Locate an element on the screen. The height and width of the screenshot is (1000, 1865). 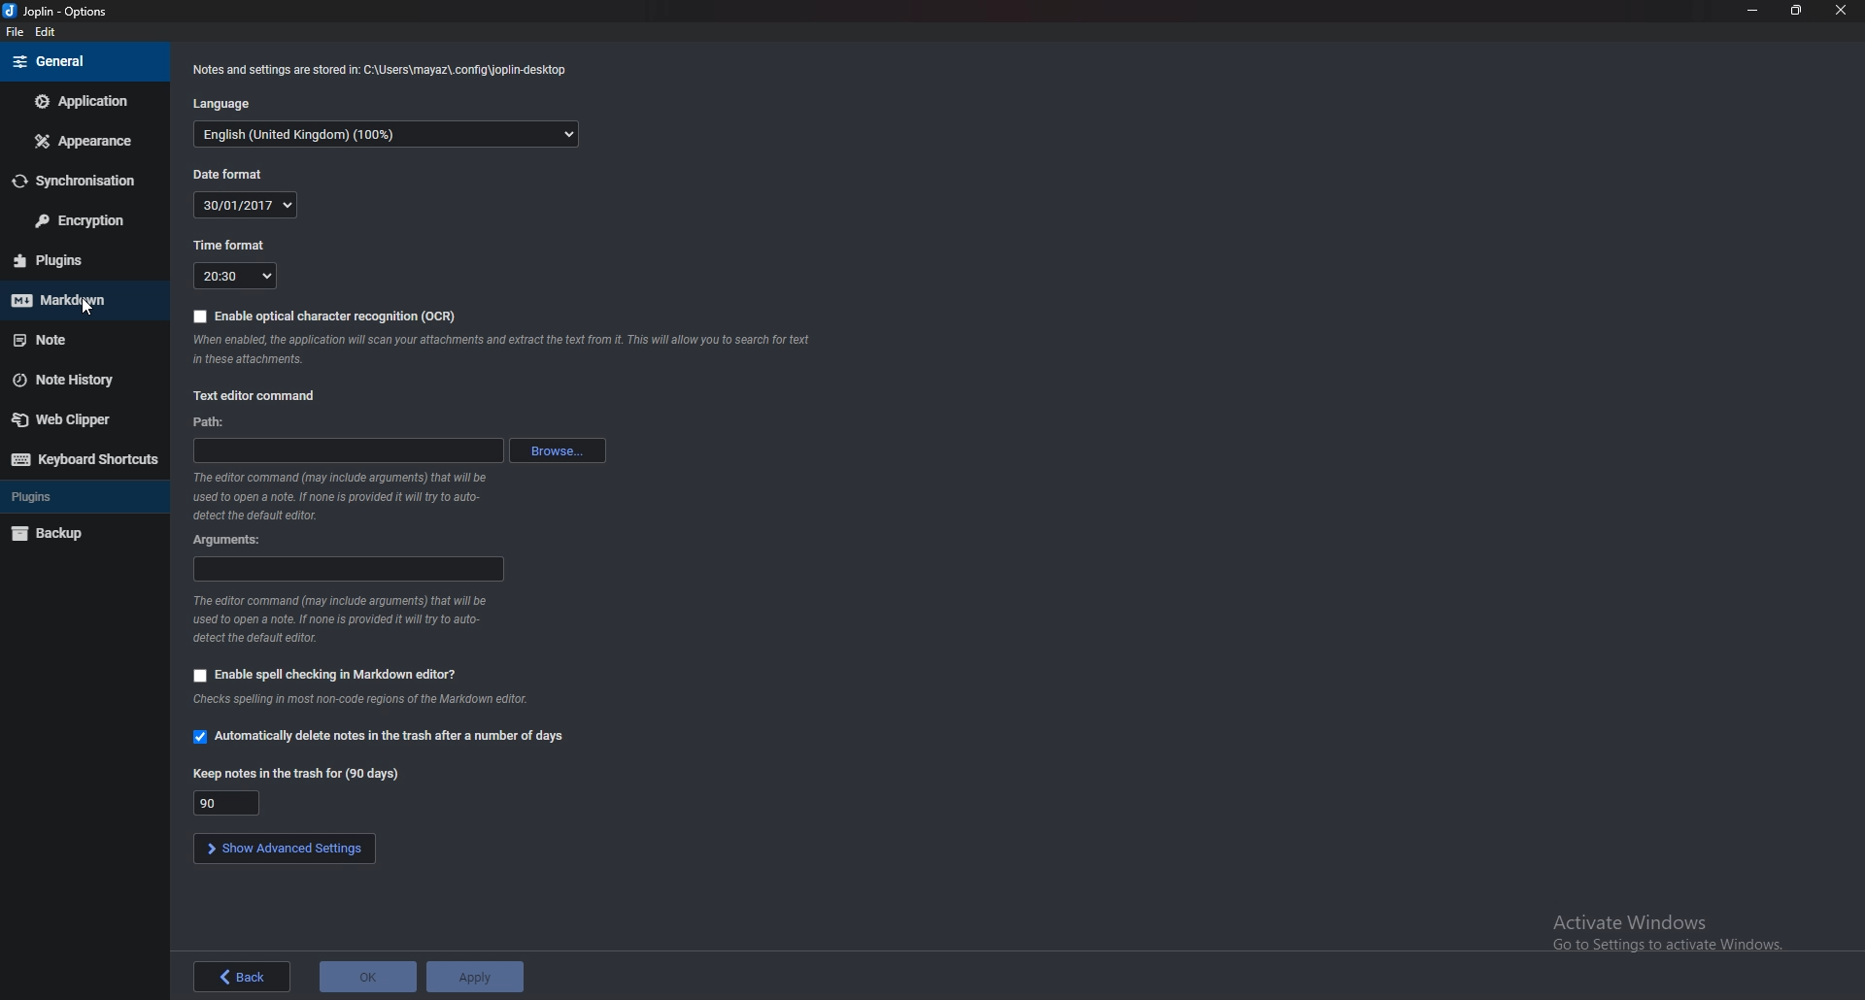
Note history is located at coordinates (86, 379).